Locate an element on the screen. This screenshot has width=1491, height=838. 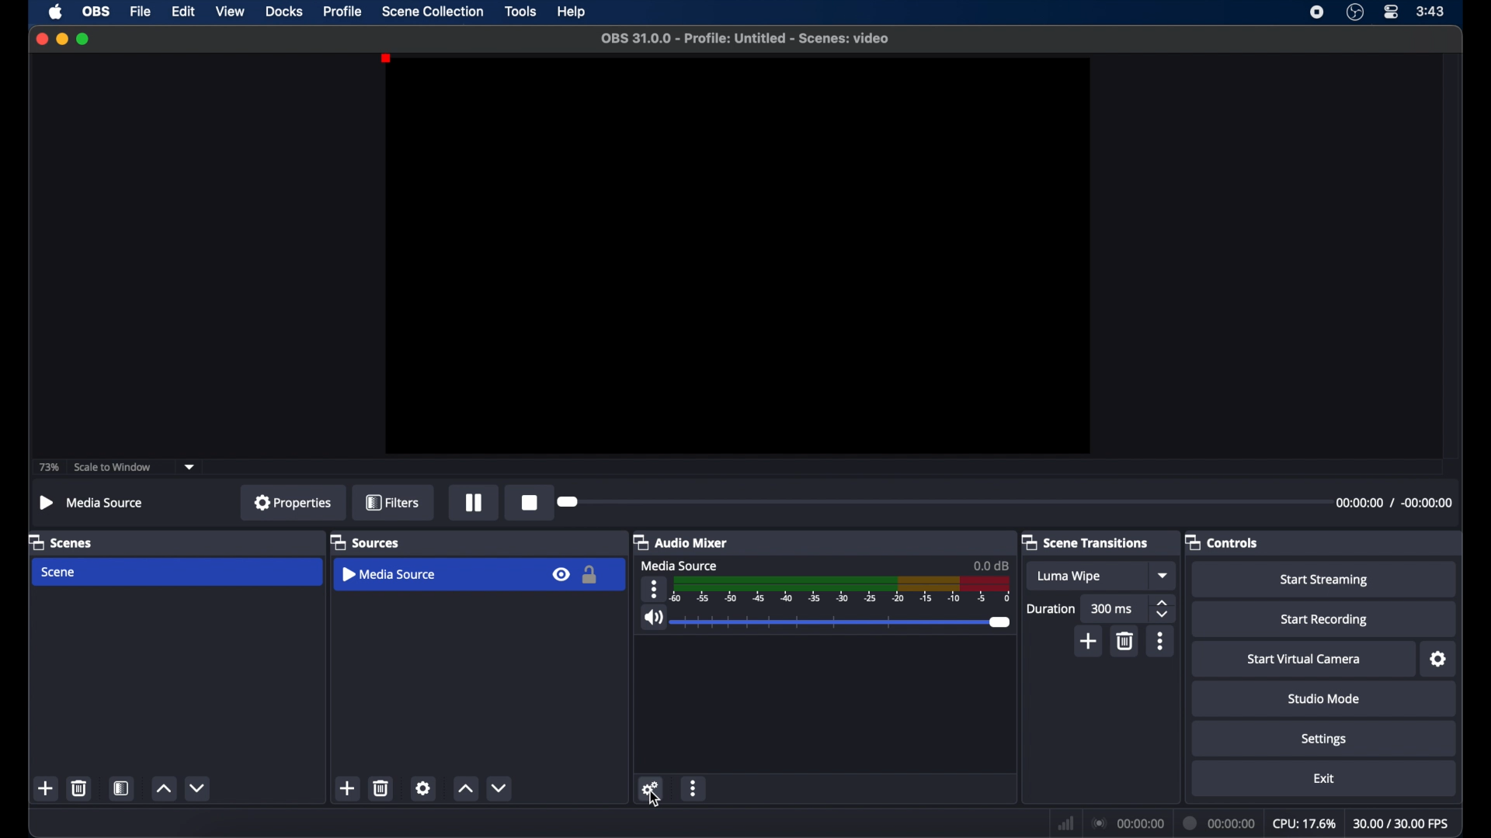
00:00:00 is located at coordinates (1129, 824).